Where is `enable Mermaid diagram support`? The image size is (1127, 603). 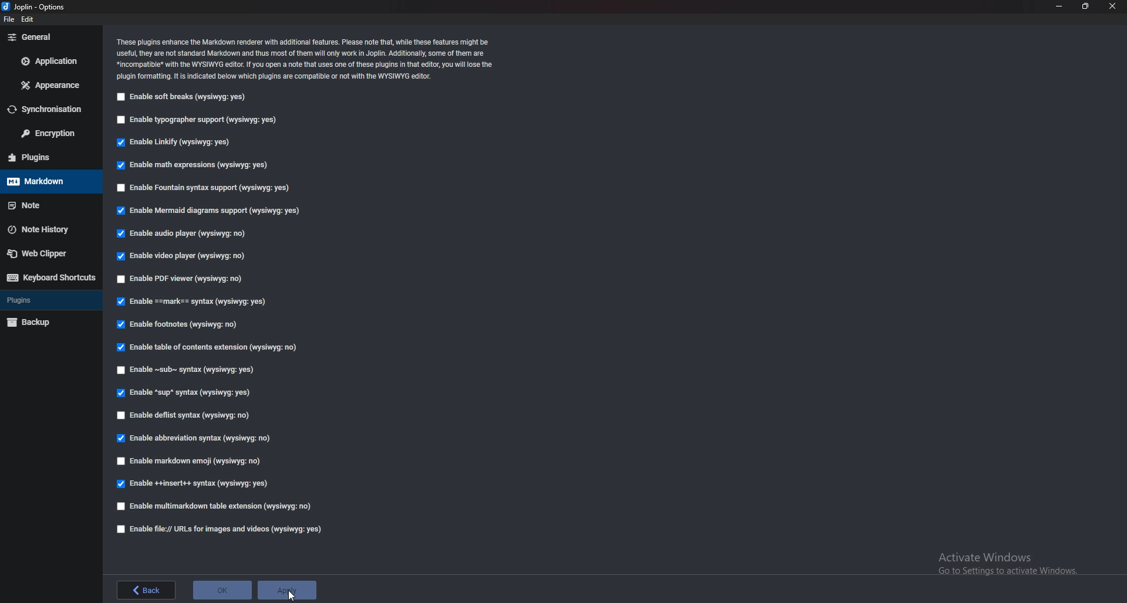 enable Mermaid diagram support is located at coordinates (215, 210).